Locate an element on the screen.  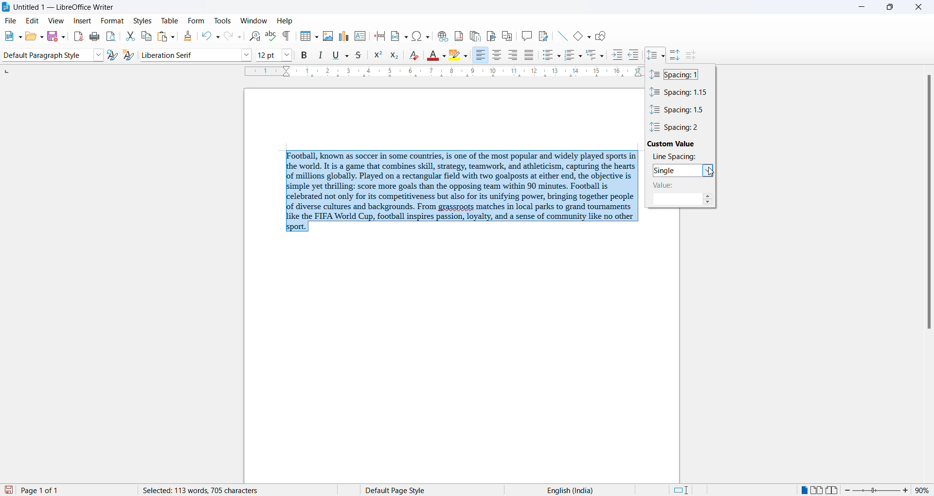
spacing value 1.1.5 is located at coordinates (682, 92).